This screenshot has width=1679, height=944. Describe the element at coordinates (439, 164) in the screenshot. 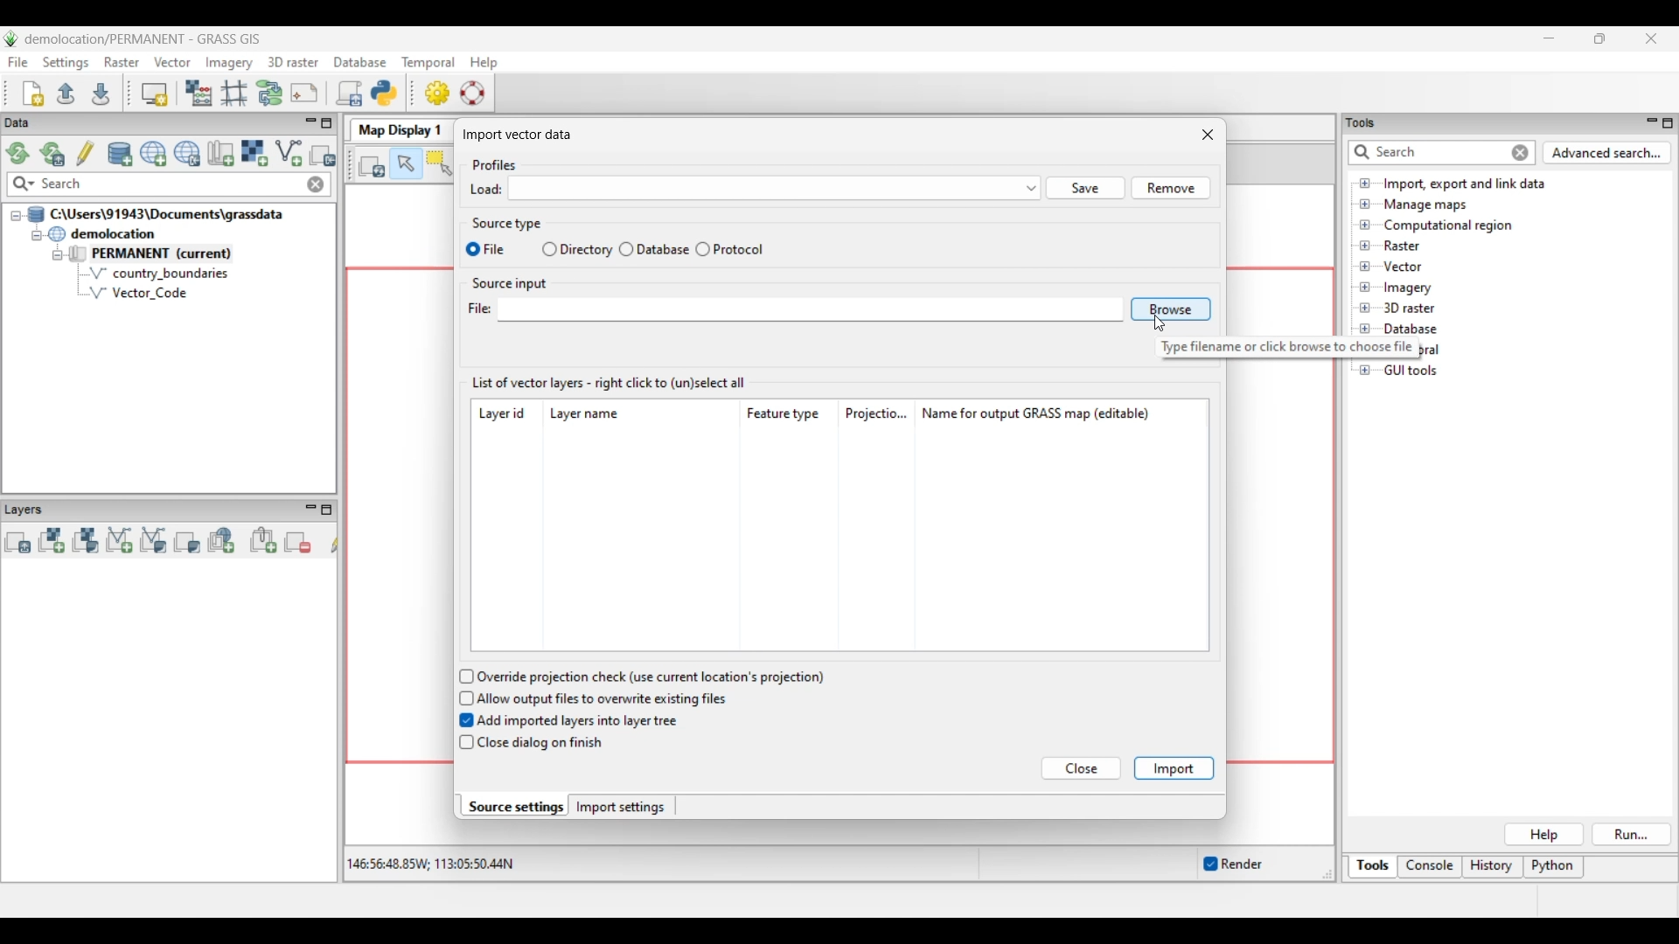

I see `Select vector feature(s)` at that location.